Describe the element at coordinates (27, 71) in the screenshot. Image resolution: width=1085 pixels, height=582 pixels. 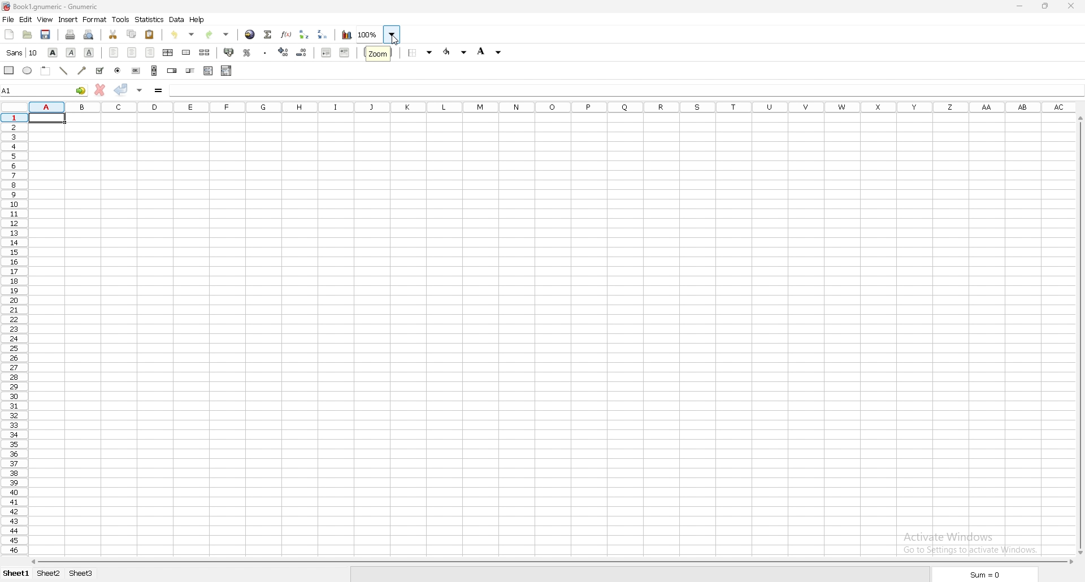
I see `ellipse` at that location.